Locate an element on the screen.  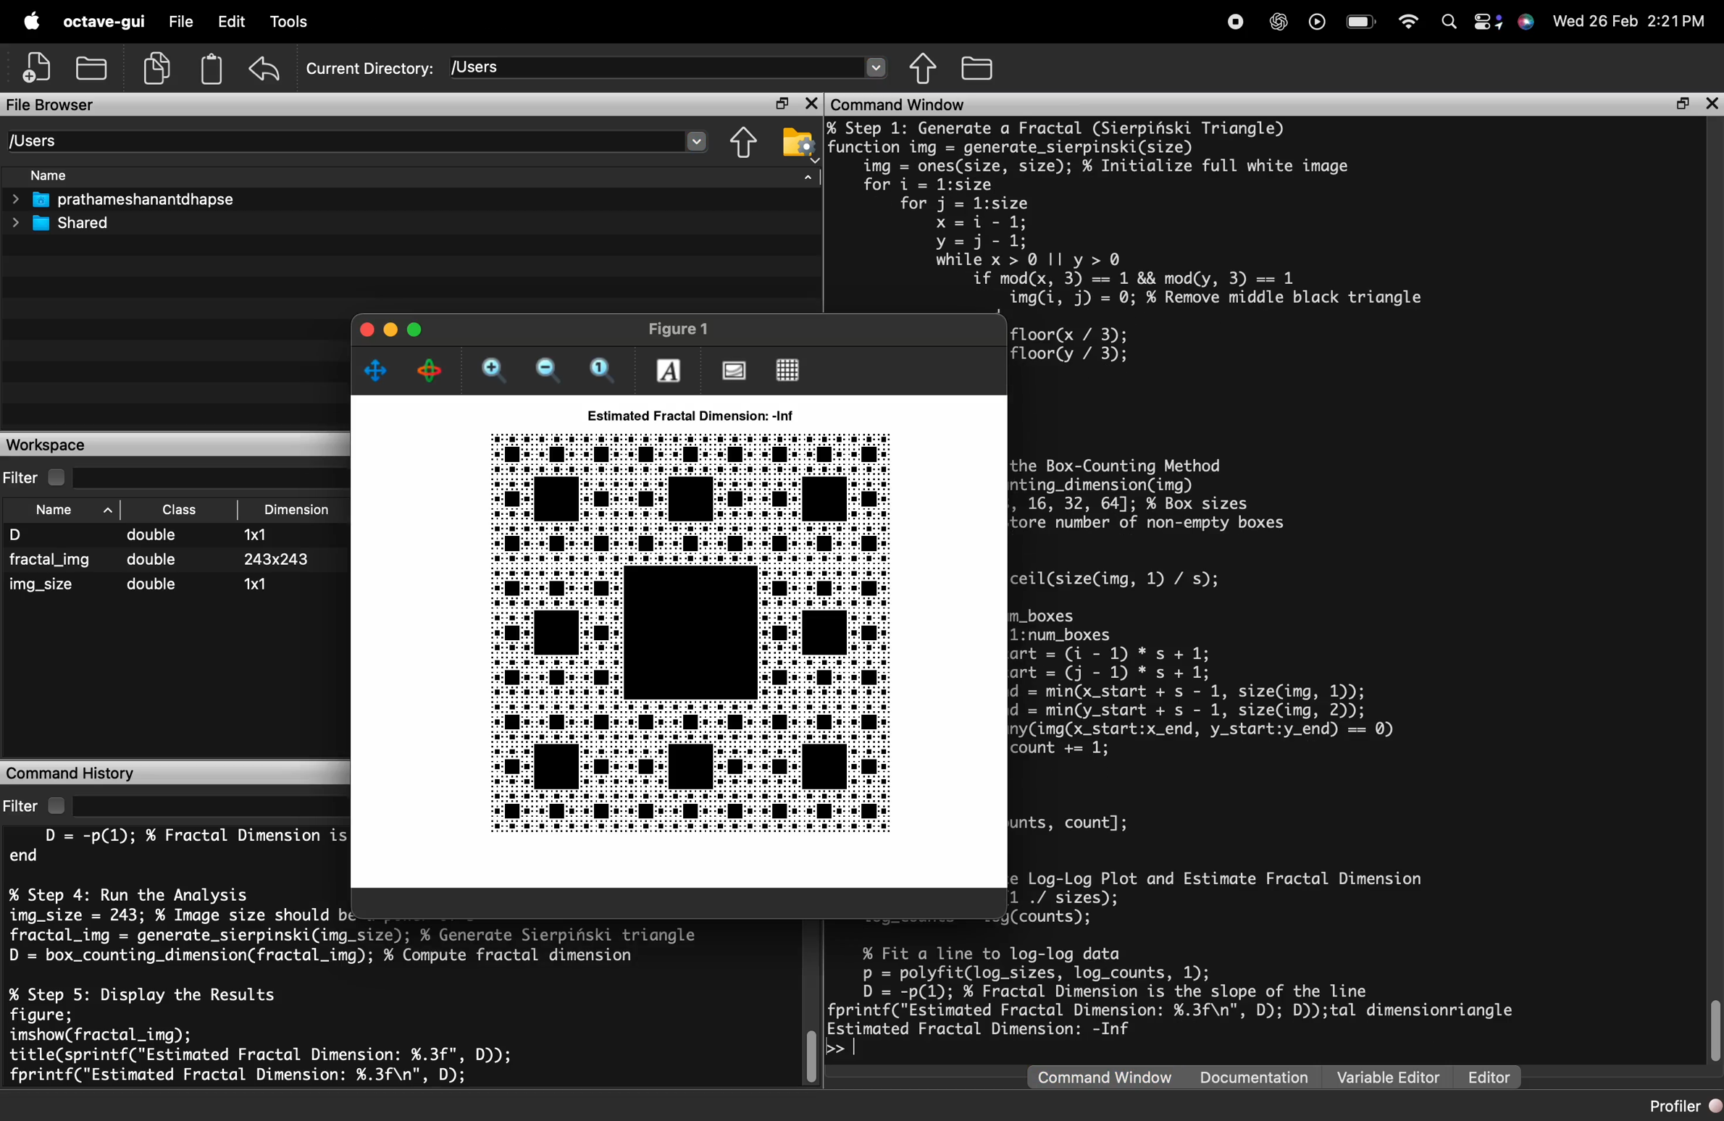
Current Directory: [Users is located at coordinates (364, 69).